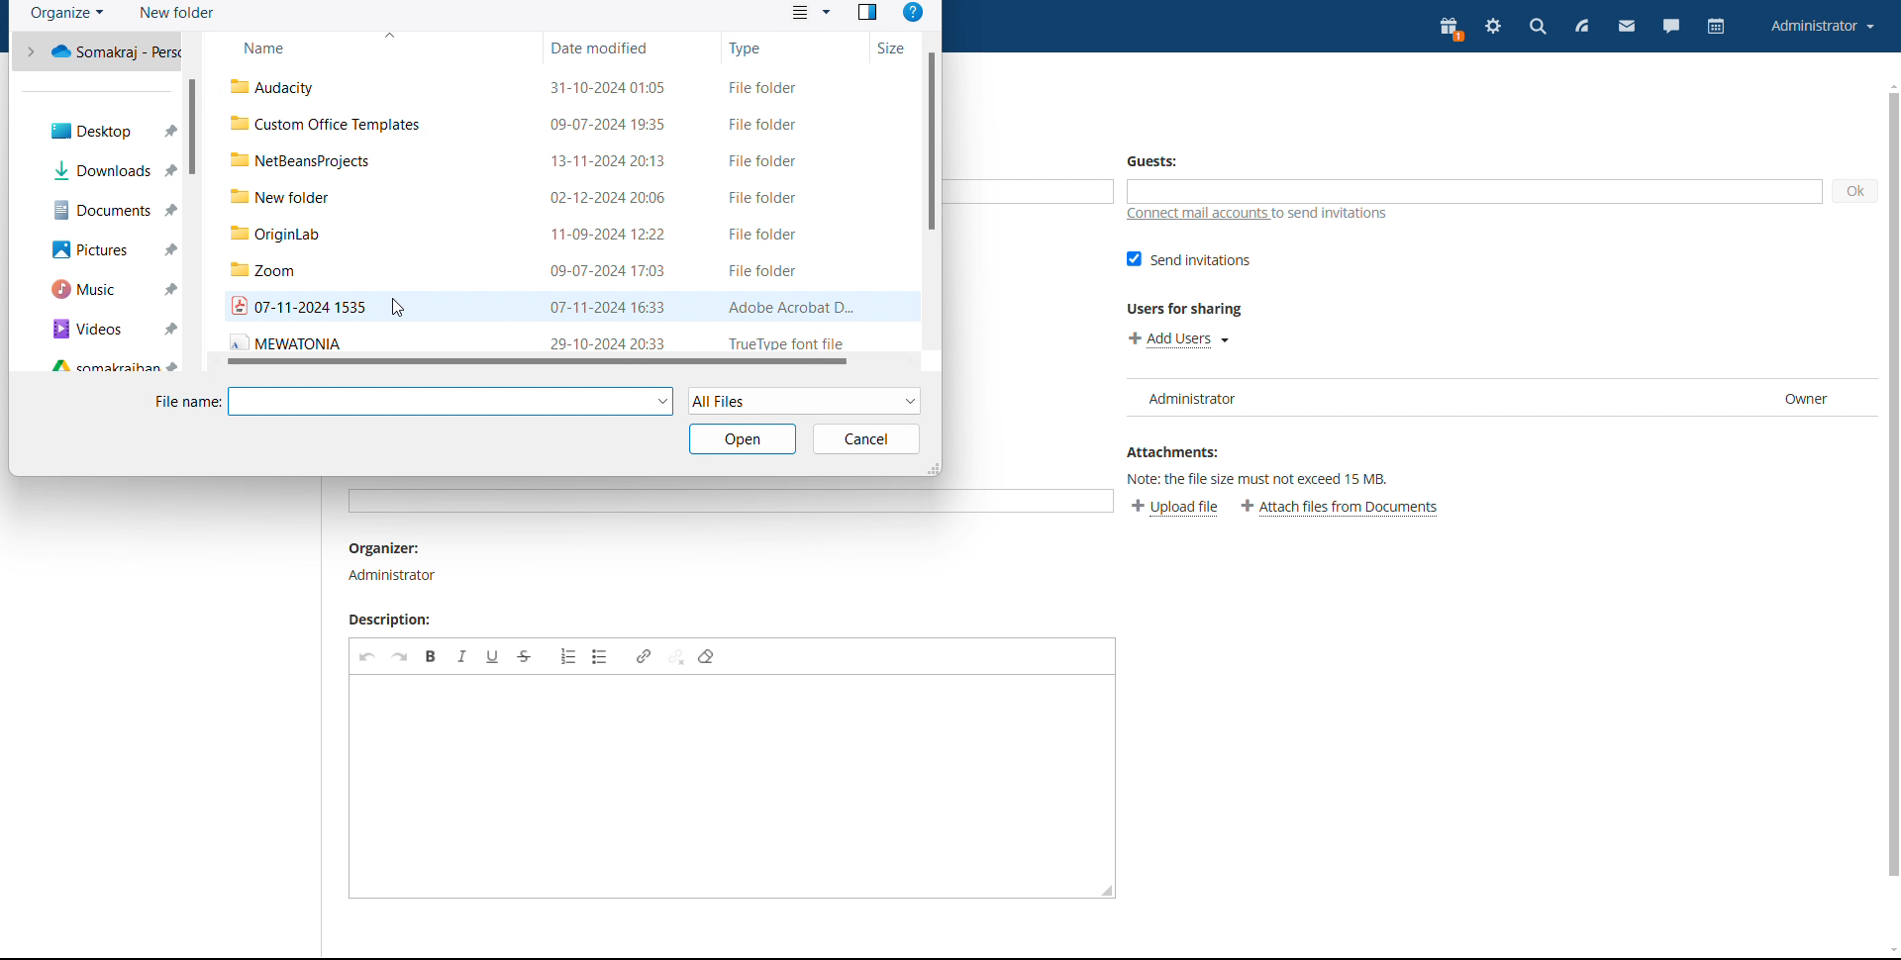  What do you see at coordinates (524, 657) in the screenshot?
I see `strikethrough` at bounding box center [524, 657].